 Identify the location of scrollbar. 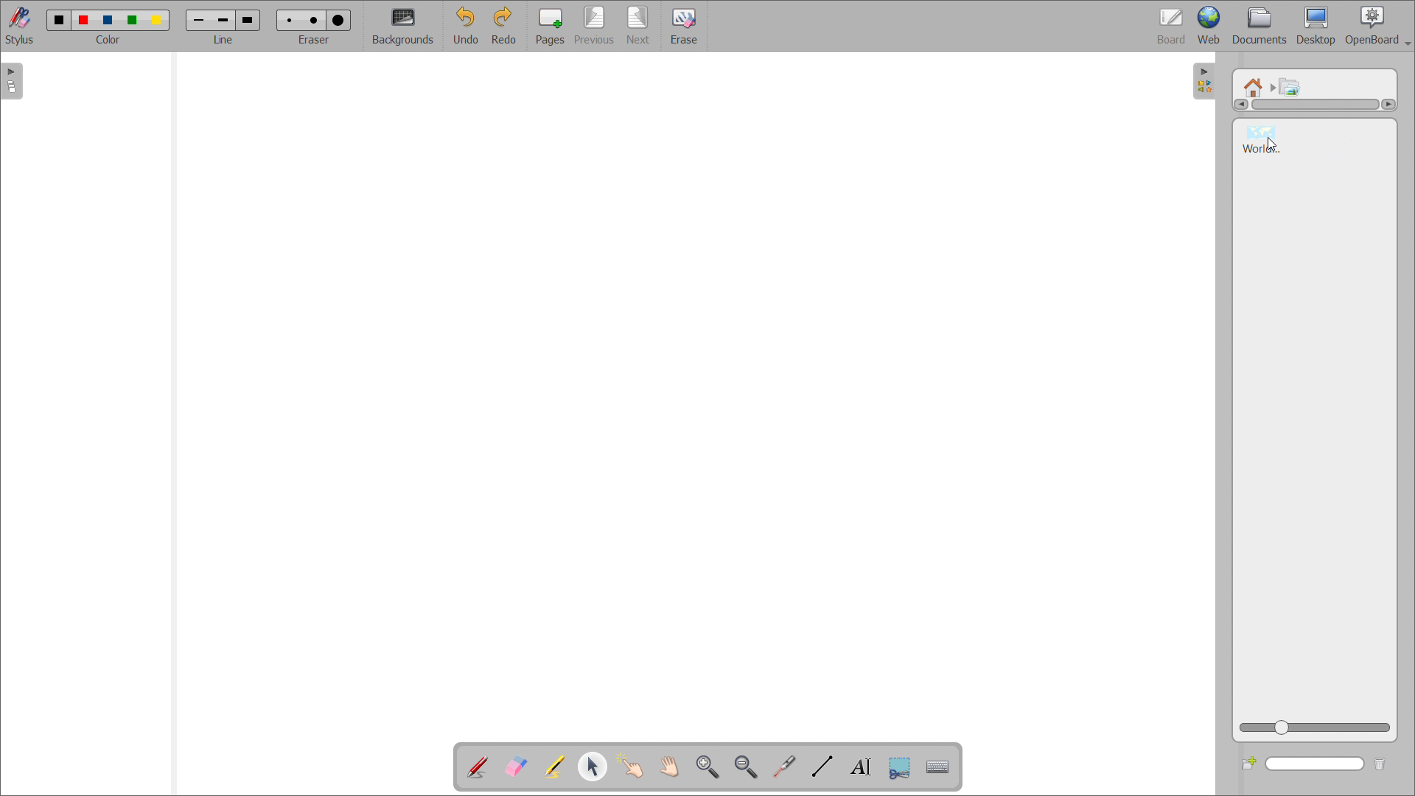
(1316, 105).